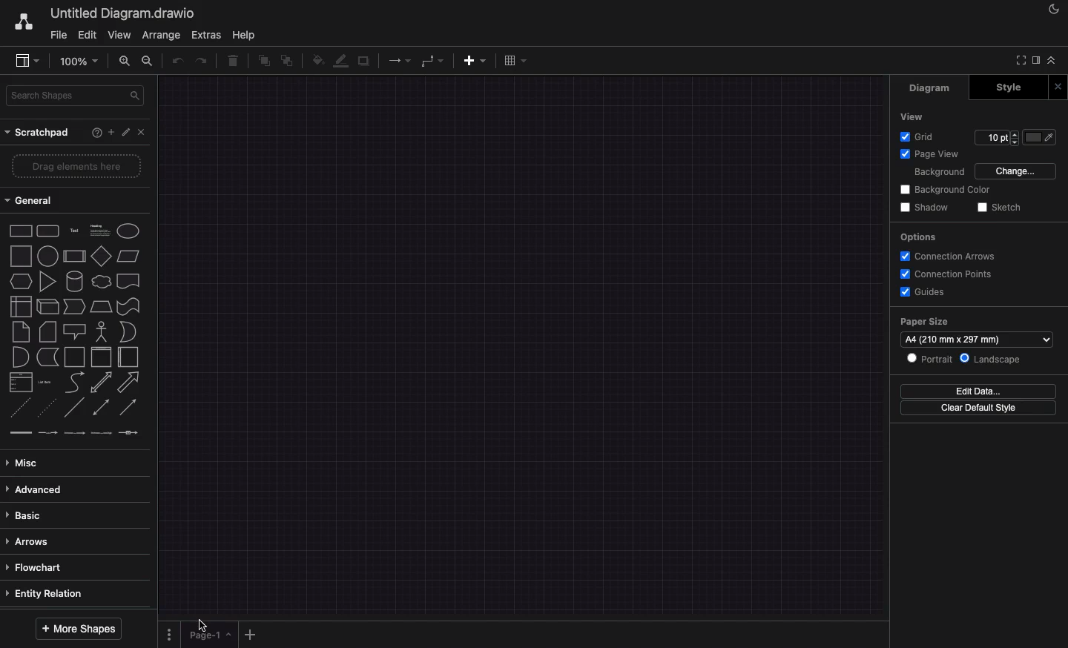 The image size is (1068, 648). I want to click on bidirectional connector, so click(102, 406).